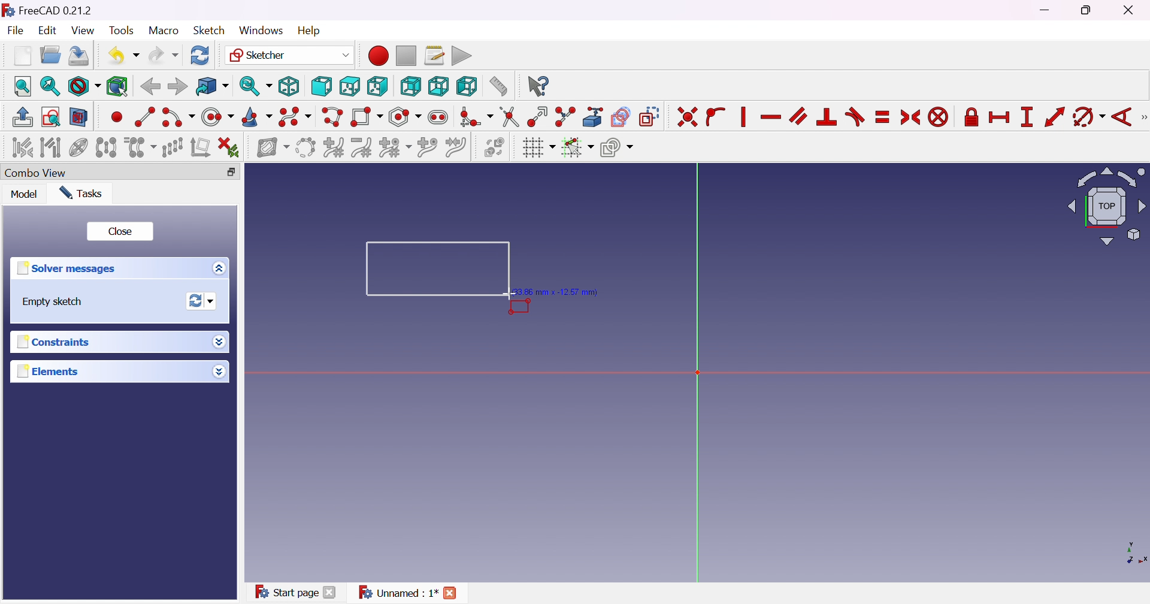 The image size is (1150, 604). Describe the element at coordinates (333, 117) in the screenshot. I see `Create polyline` at that location.